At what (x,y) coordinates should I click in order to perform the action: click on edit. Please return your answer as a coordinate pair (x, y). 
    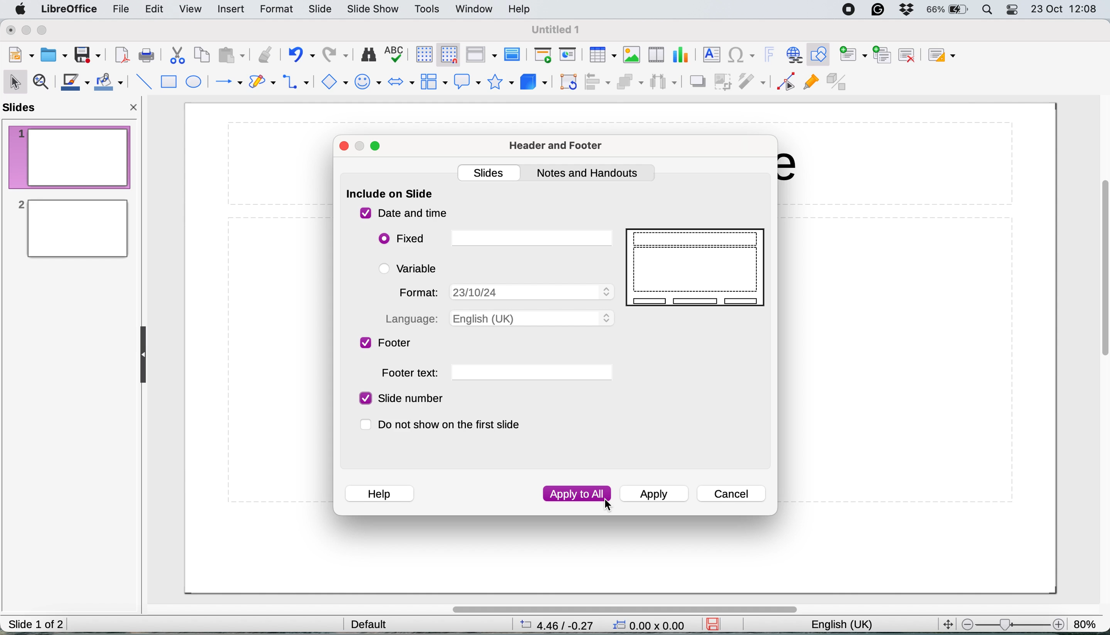
    Looking at the image, I should click on (157, 11).